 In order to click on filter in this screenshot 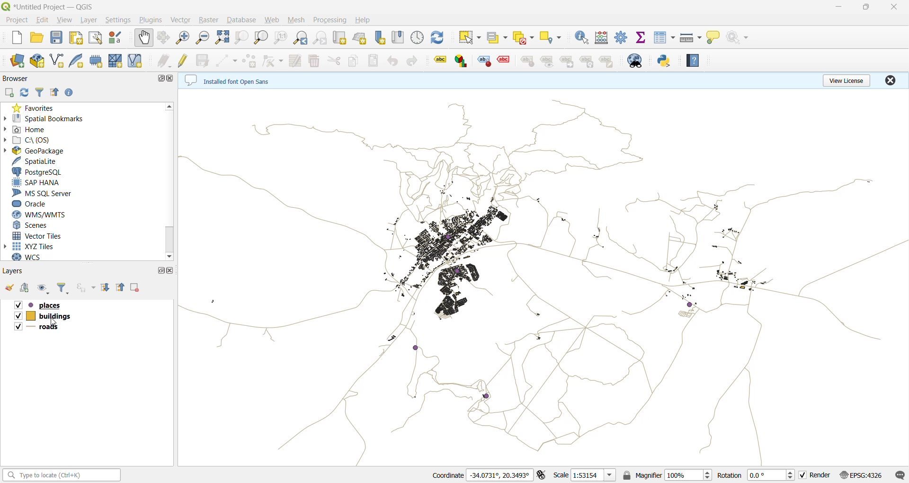, I will do `click(42, 92)`.